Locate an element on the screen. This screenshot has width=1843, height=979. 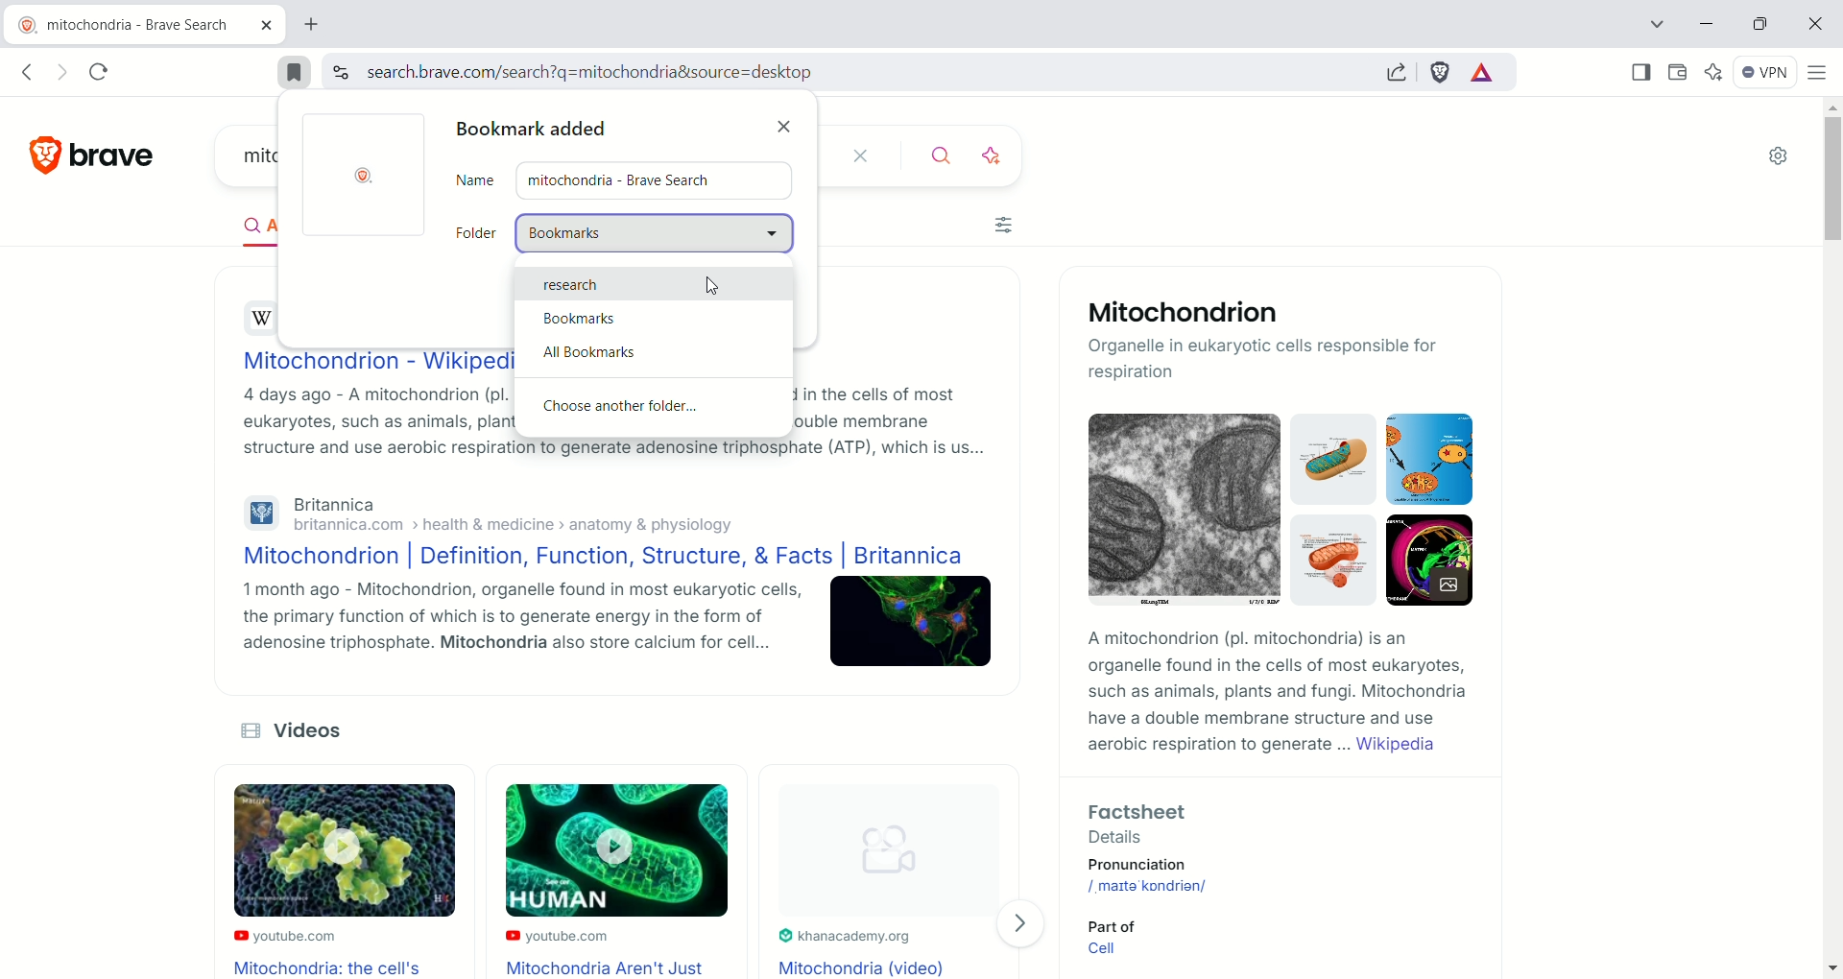
 Britannicabritannica.com > health & medicine > anatomy & physiology is located at coordinates (488, 513).